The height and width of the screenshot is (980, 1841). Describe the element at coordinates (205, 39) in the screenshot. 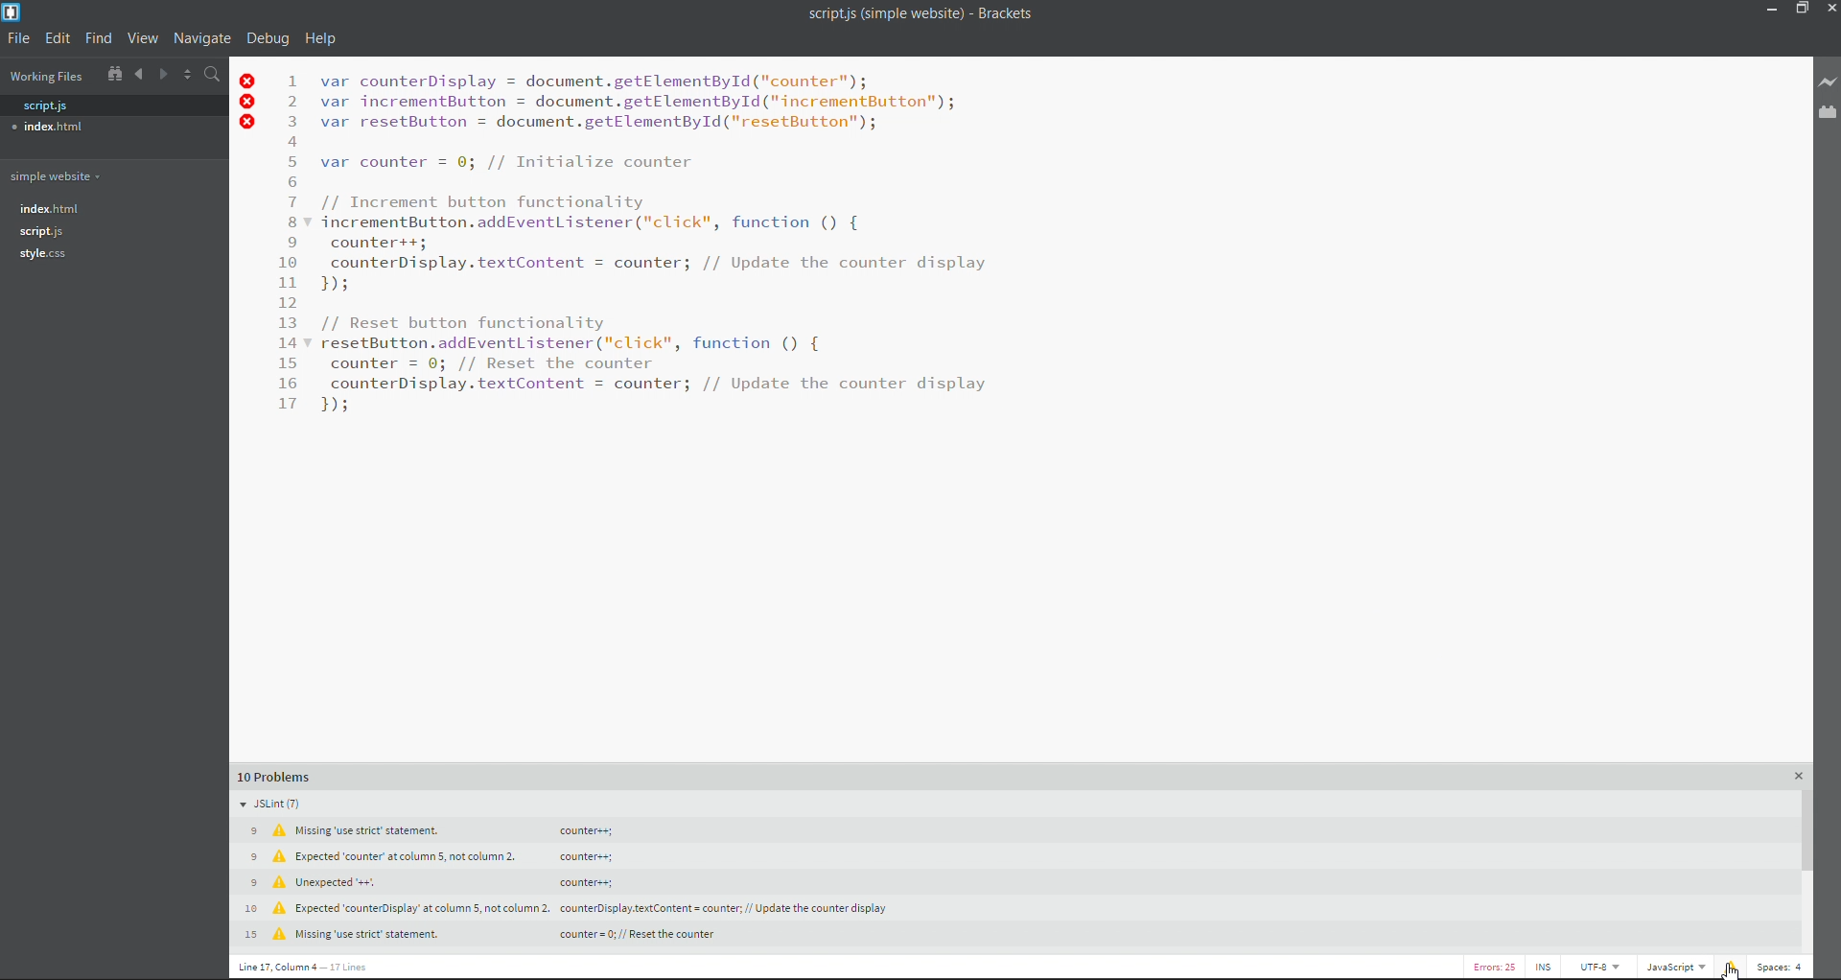

I see `navigate` at that location.